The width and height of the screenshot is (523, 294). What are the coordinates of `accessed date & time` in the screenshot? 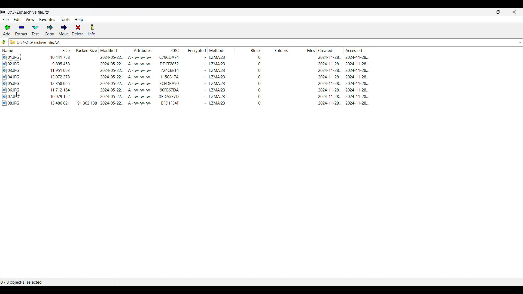 It's located at (357, 57).